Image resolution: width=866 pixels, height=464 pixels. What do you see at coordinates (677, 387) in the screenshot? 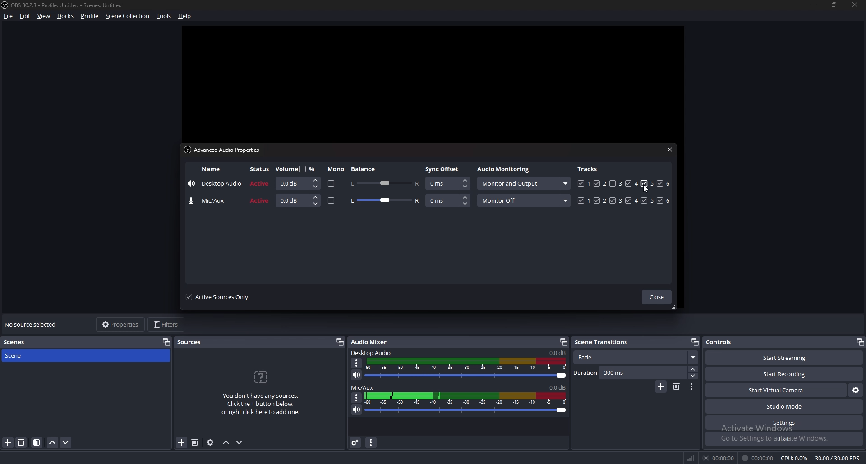
I see `delete scene` at bounding box center [677, 387].